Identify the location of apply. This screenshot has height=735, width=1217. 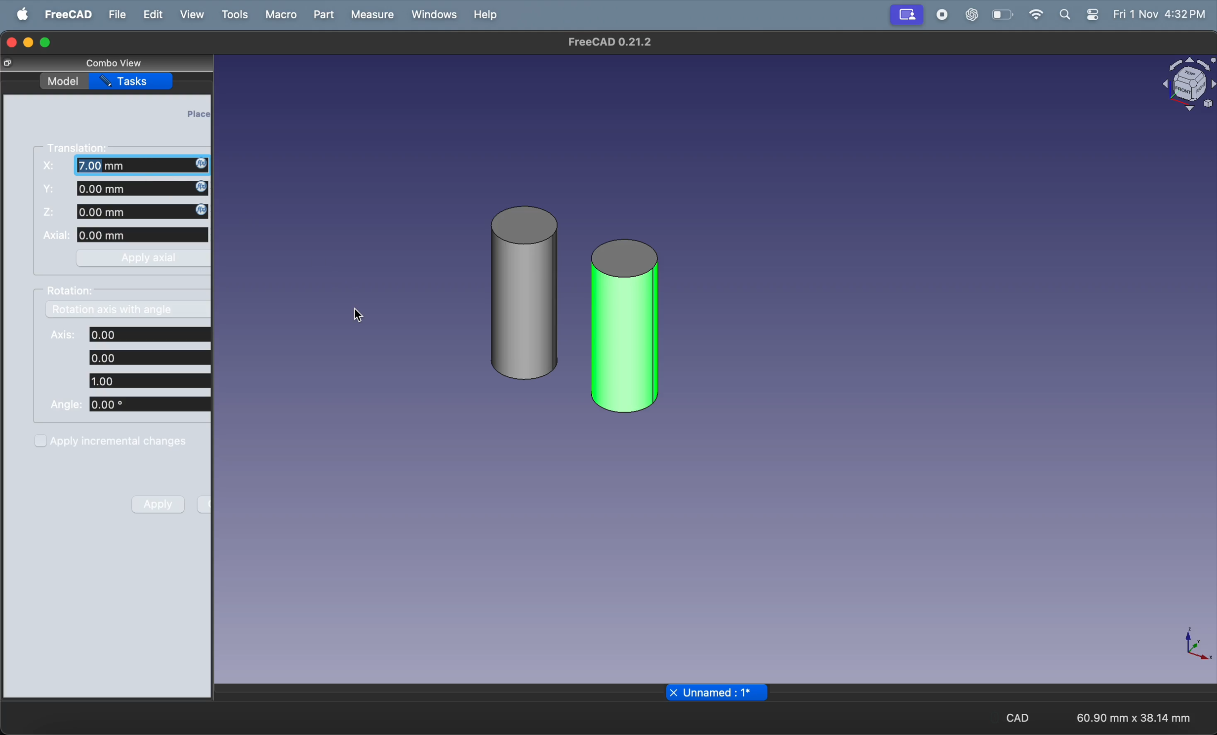
(155, 506).